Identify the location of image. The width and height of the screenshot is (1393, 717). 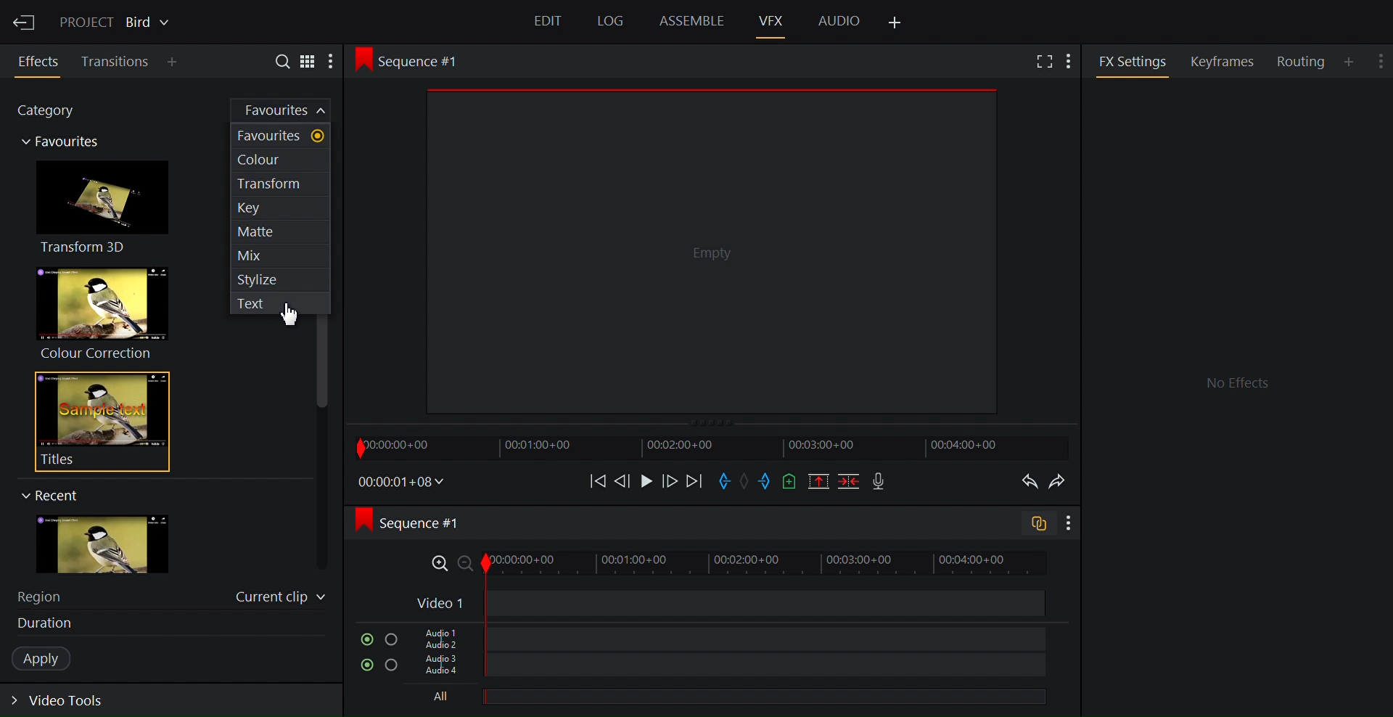
(117, 545).